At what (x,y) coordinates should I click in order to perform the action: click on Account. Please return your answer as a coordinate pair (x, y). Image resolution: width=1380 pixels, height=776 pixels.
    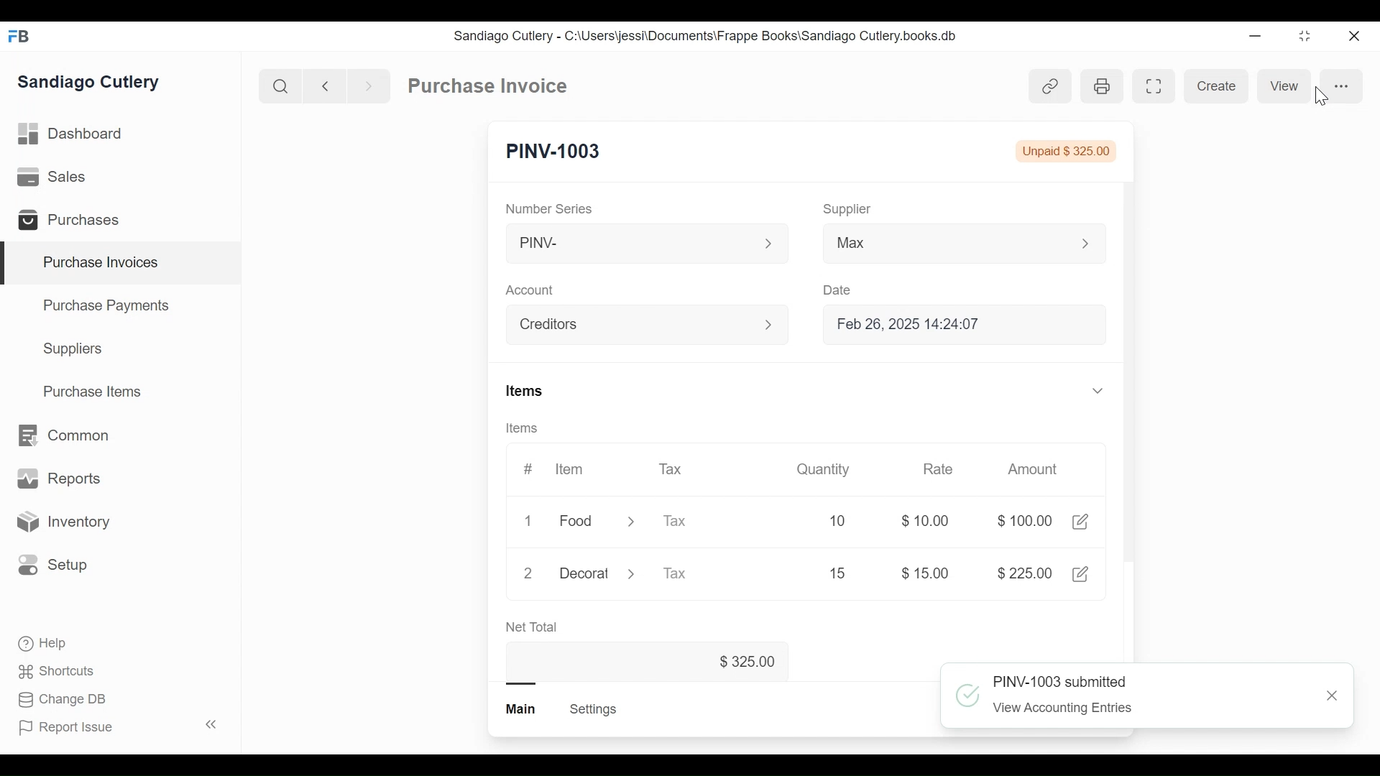
    Looking at the image, I should click on (533, 292).